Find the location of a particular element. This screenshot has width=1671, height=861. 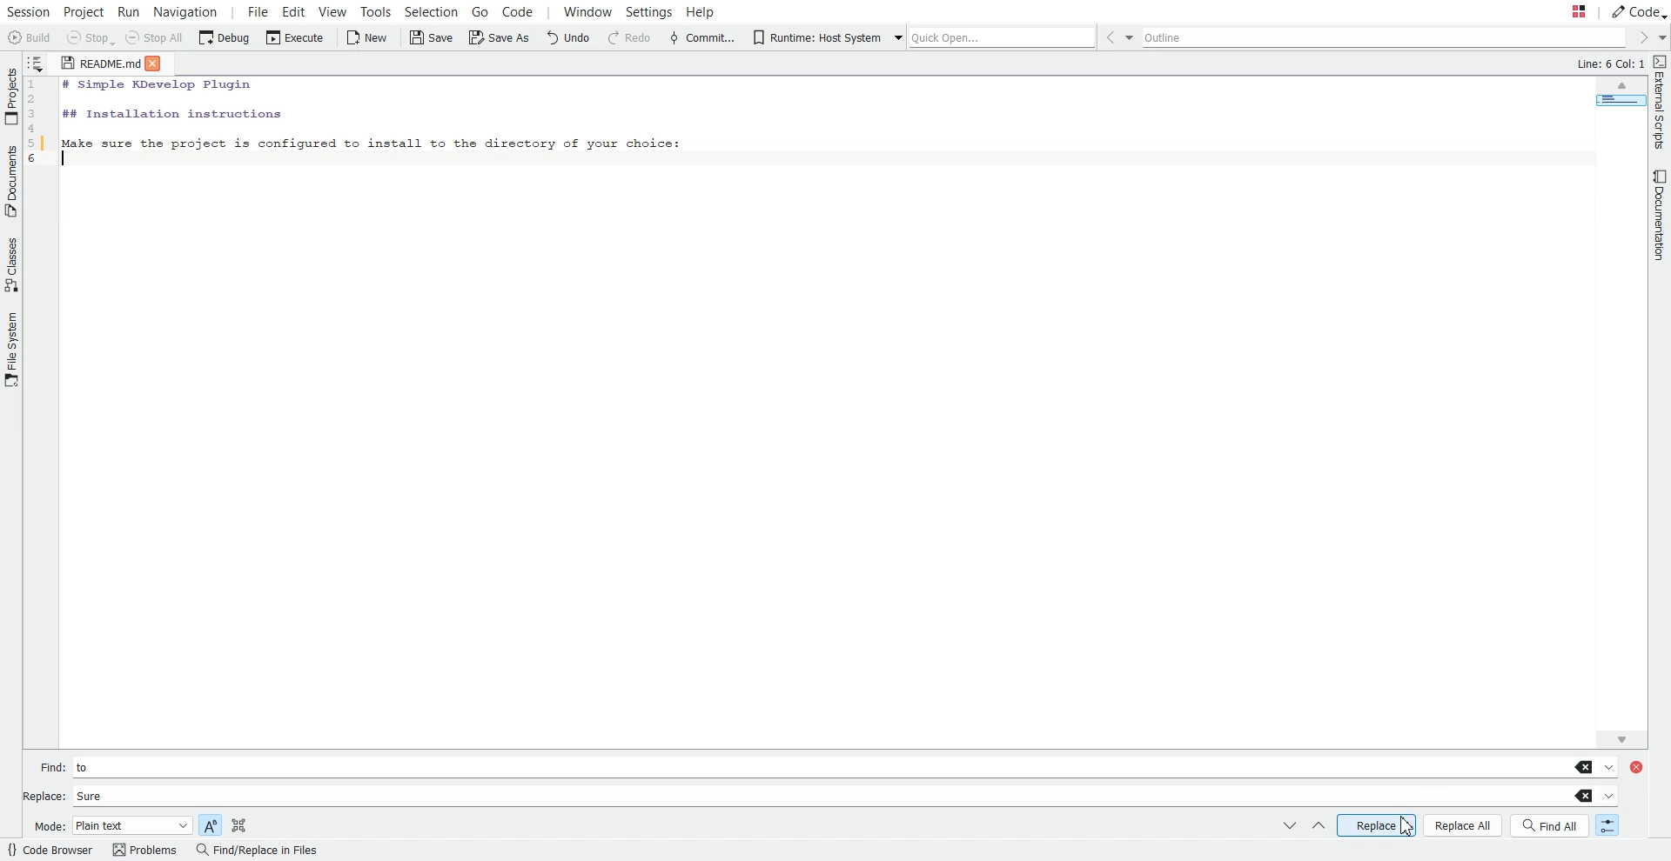

Outline is located at coordinates (1387, 38).